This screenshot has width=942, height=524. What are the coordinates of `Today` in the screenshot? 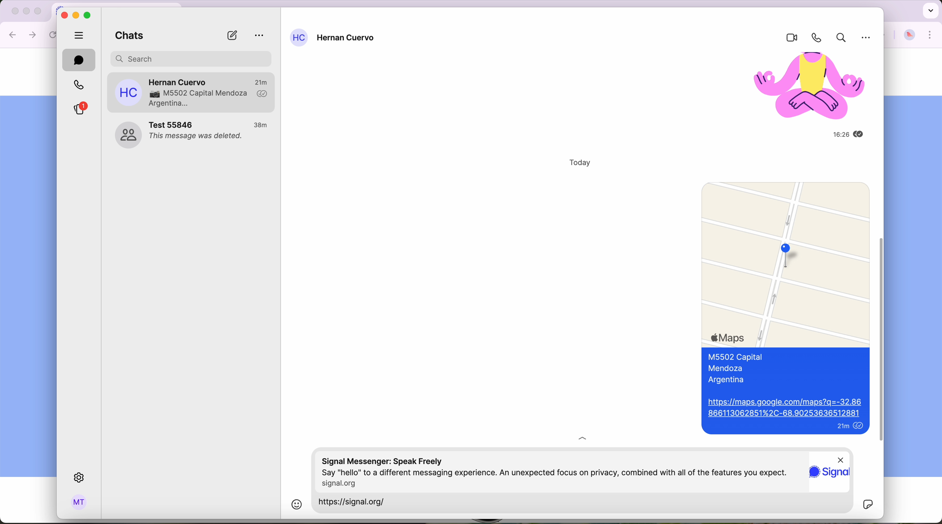 It's located at (578, 163).